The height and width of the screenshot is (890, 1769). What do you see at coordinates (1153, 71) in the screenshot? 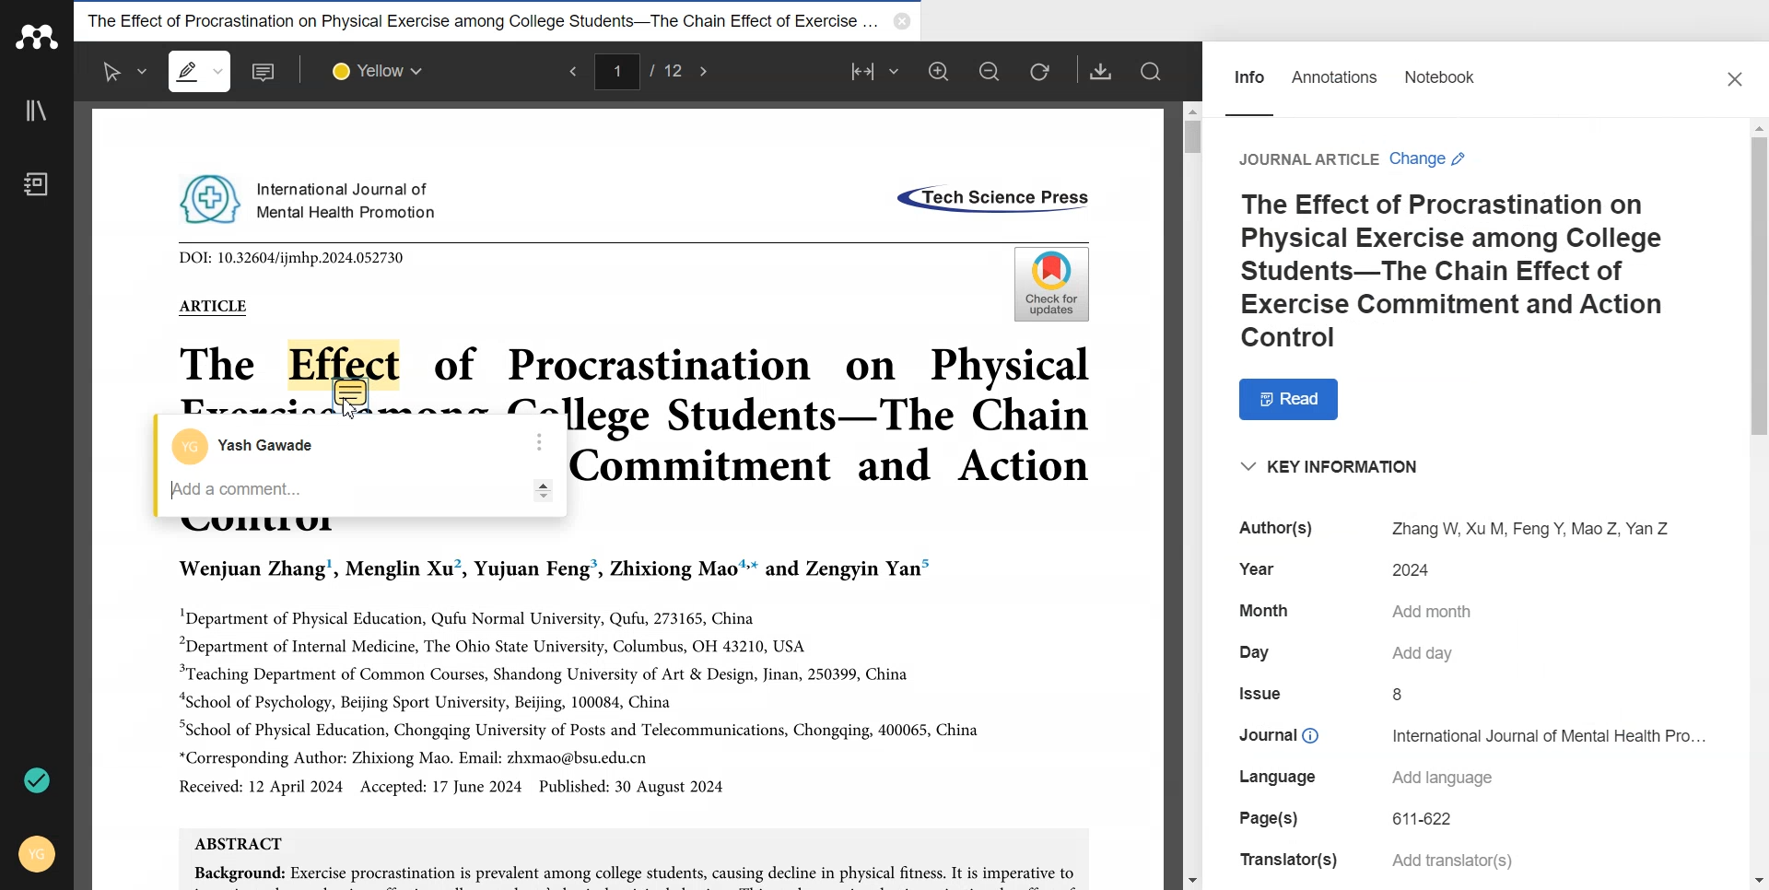
I see `Search` at bounding box center [1153, 71].